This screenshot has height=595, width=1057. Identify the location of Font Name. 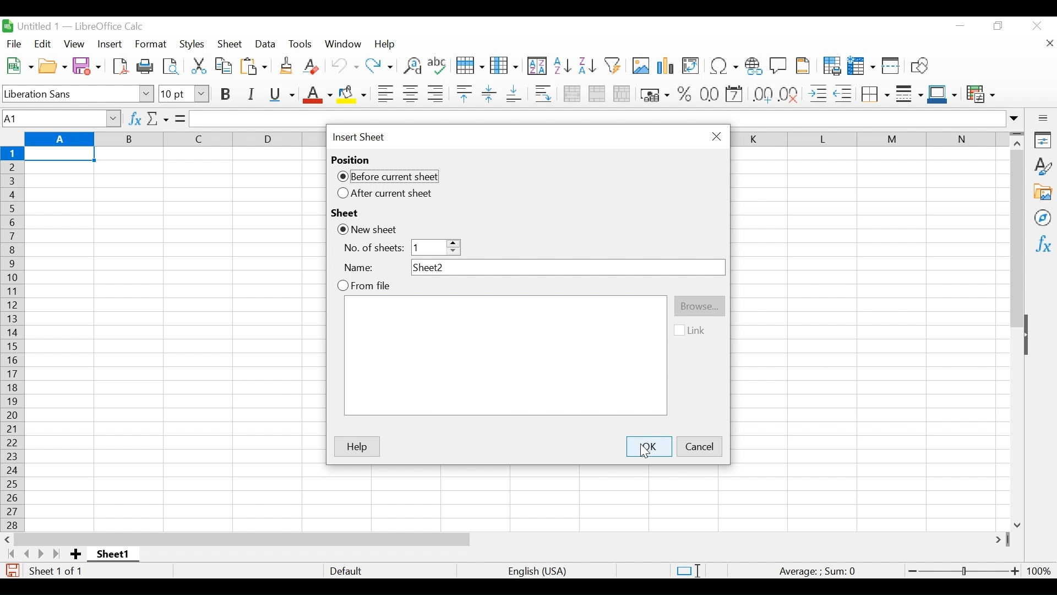
(78, 93).